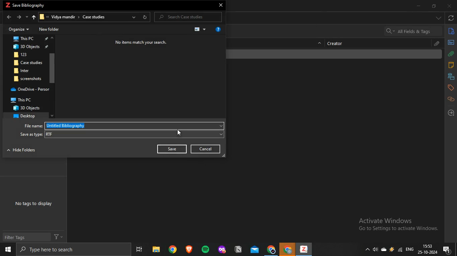 The image size is (457, 256). What do you see at coordinates (410, 248) in the screenshot?
I see `eng` at bounding box center [410, 248].